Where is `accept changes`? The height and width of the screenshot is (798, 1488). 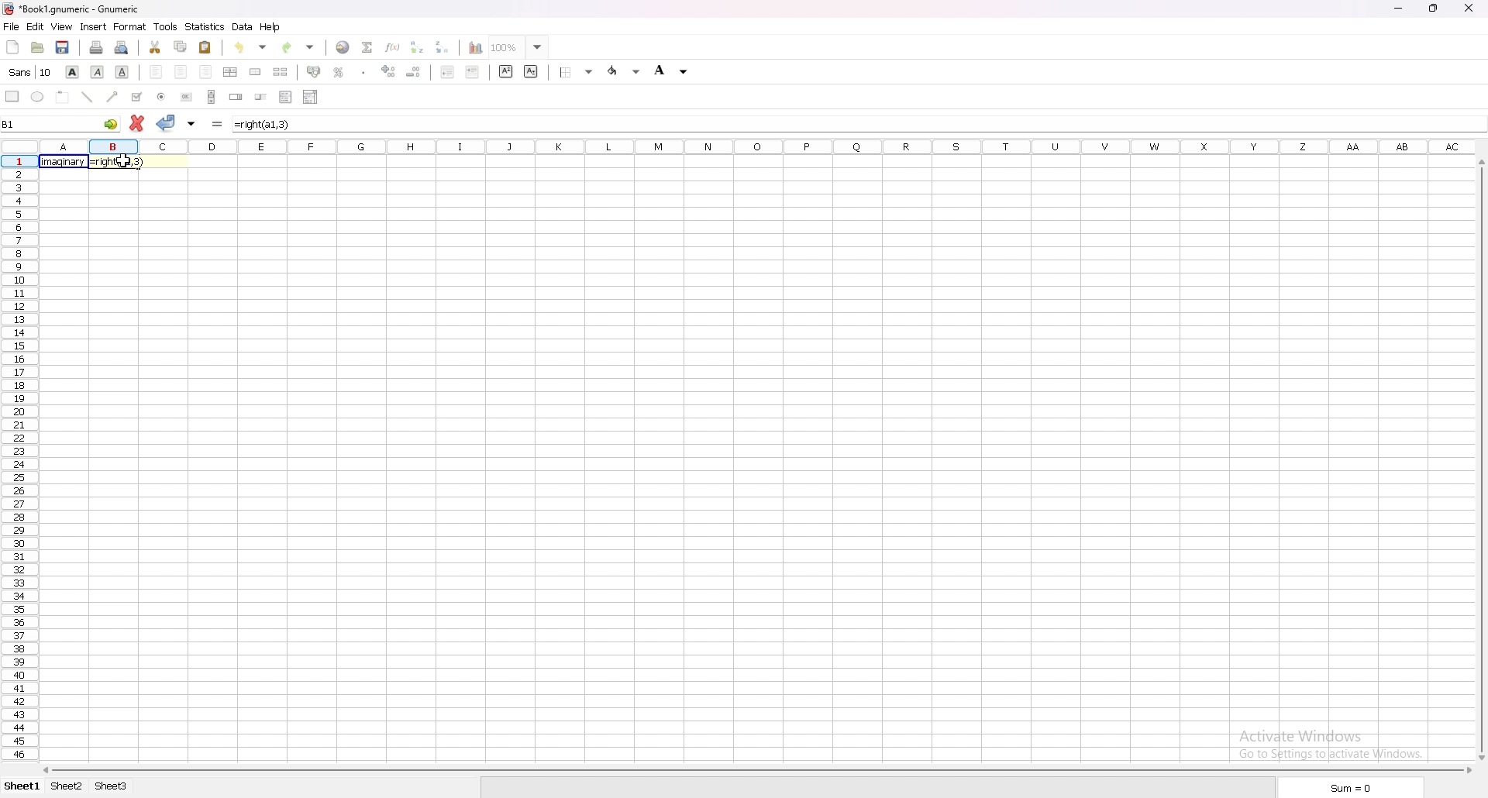
accept changes is located at coordinates (166, 122).